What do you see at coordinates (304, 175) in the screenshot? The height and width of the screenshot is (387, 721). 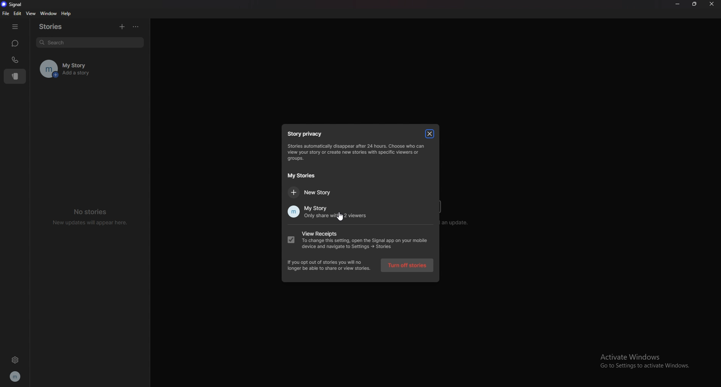 I see `my stories` at bounding box center [304, 175].